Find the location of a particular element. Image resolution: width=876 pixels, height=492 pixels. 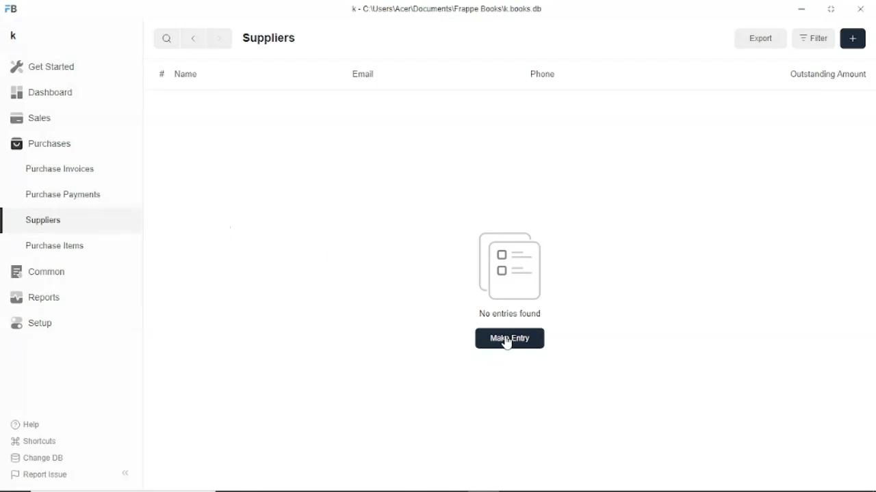

Email is located at coordinates (363, 73).